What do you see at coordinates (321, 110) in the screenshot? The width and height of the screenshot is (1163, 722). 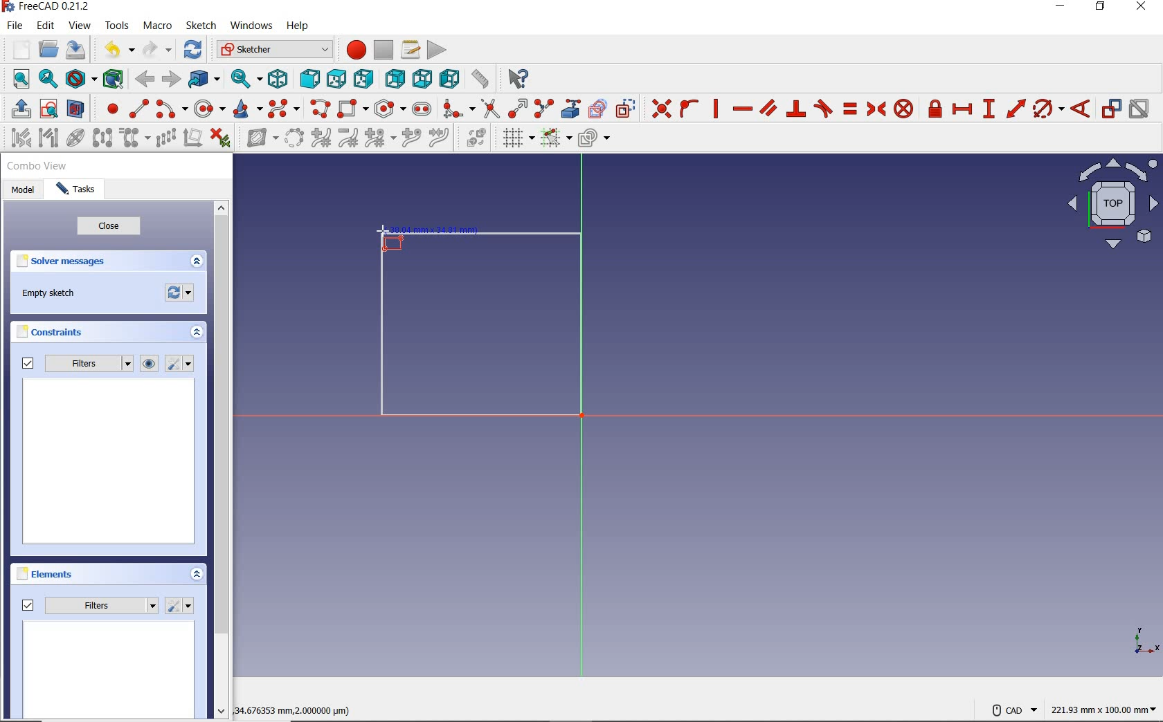 I see `create polyline` at bounding box center [321, 110].